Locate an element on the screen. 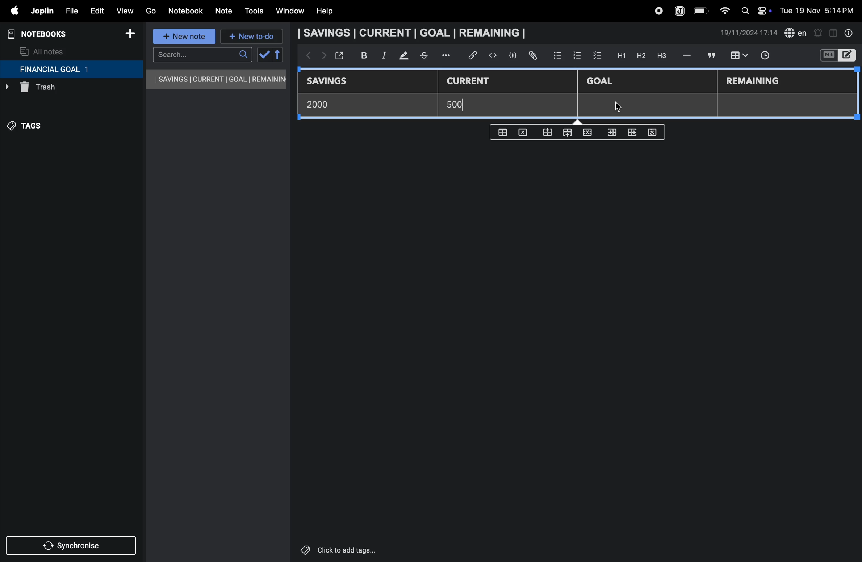  cursor is located at coordinates (625, 107).